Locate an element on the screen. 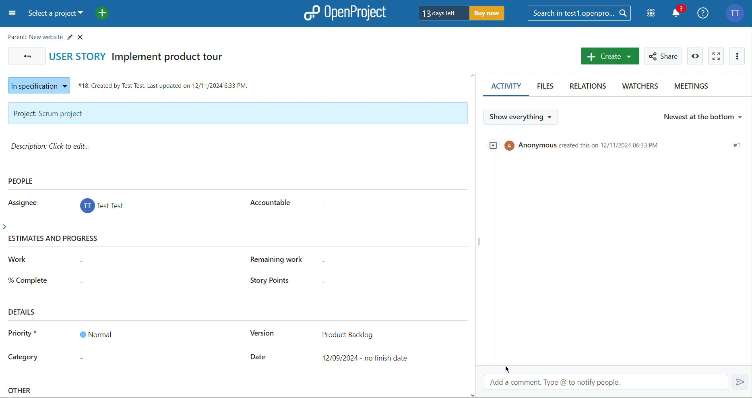 The image size is (752, 398). Remaining work is located at coordinates (281, 259).